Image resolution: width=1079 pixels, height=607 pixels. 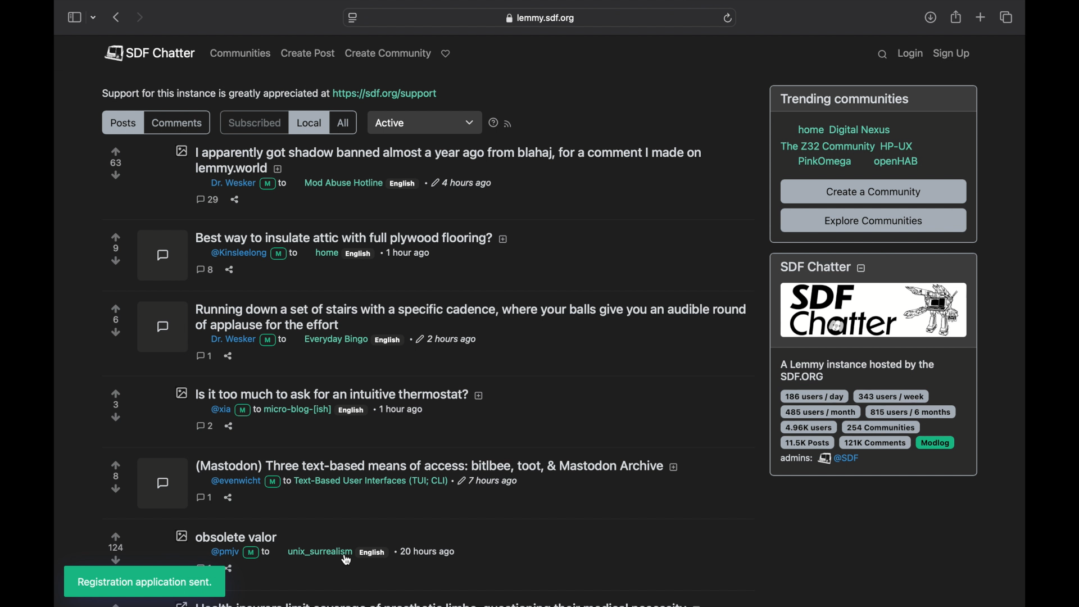 What do you see at coordinates (956, 17) in the screenshot?
I see `share` at bounding box center [956, 17].